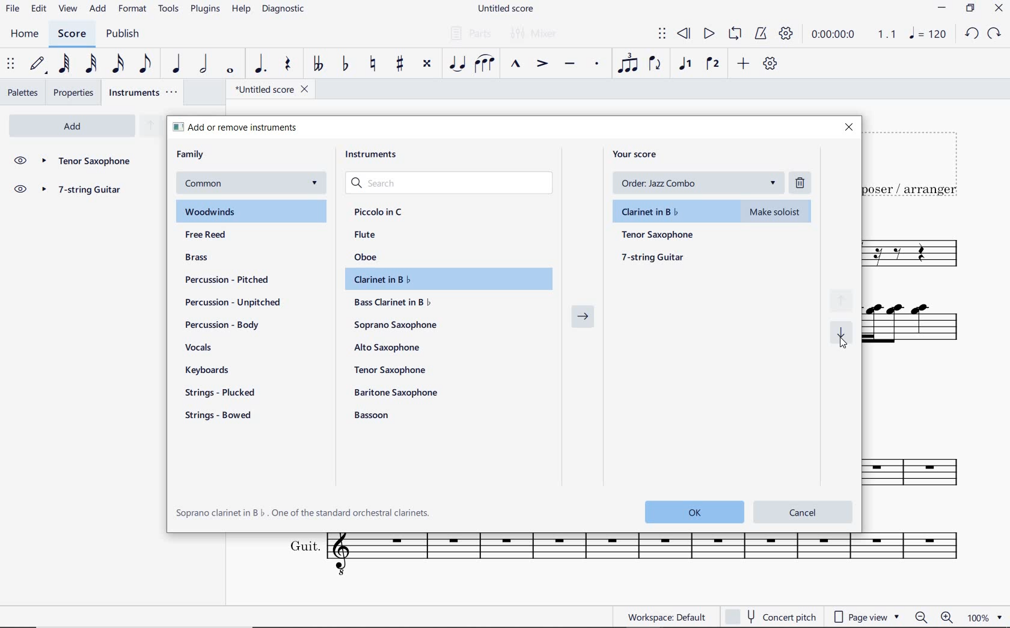  I want to click on INSTRUMENT: 7-STRING GUITAR, so click(922, 329).